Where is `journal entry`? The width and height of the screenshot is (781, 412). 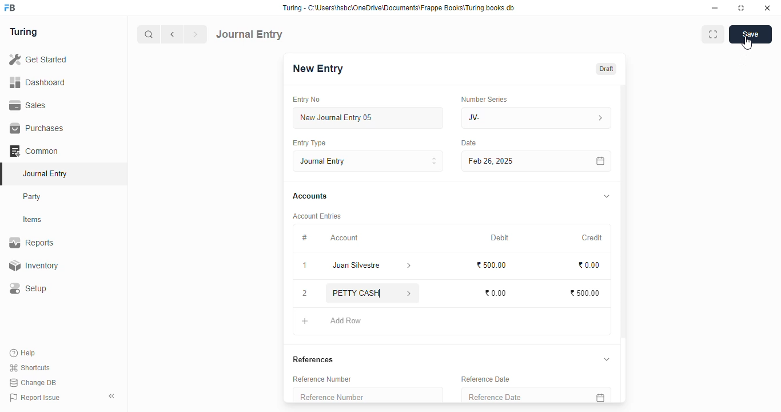
journal entry is located at coordinates (250, 34).